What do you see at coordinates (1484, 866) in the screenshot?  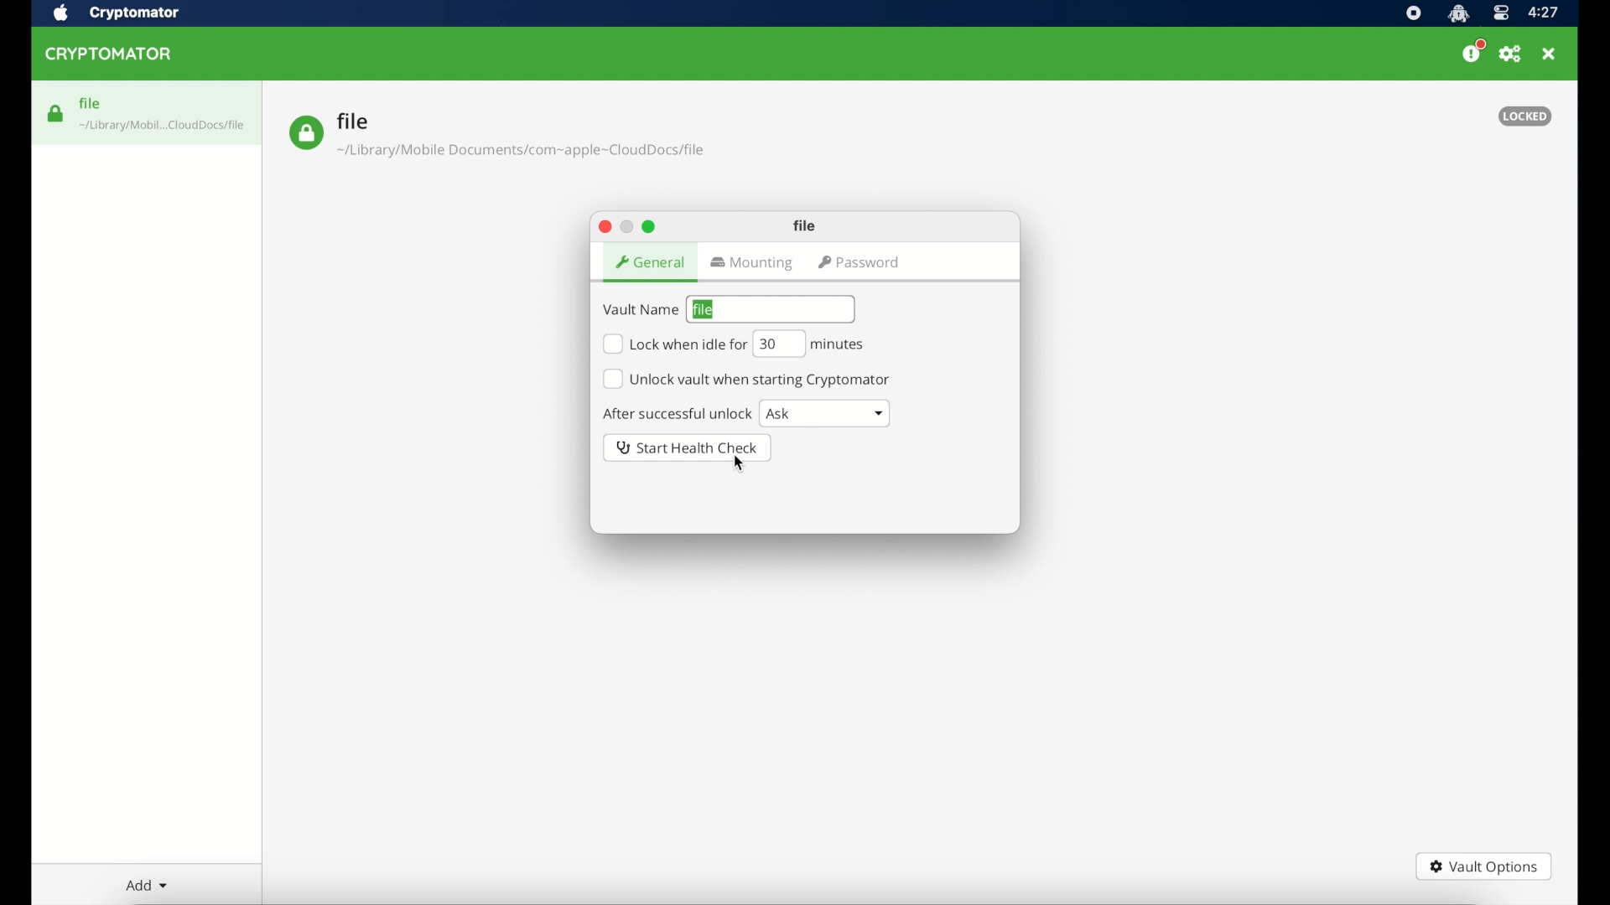 I see `vault options` at bounding box center [1484, 866].